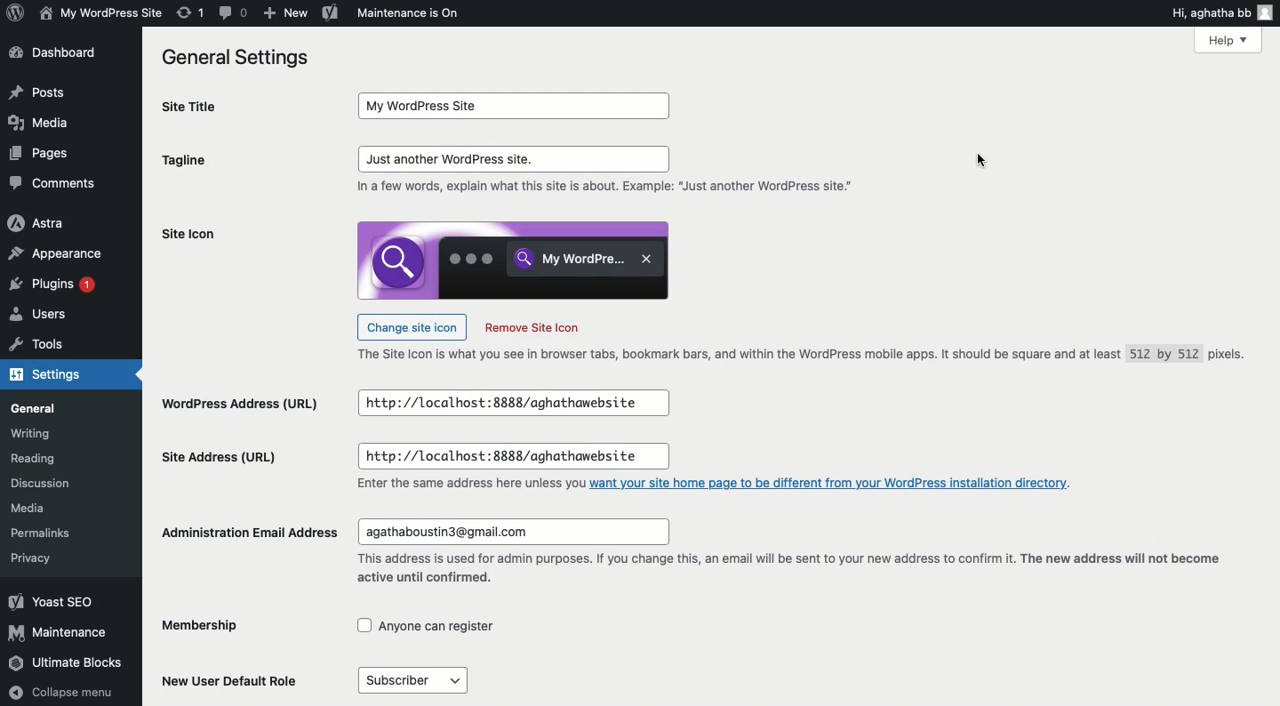 This screenshot has width=1280, height=706. Describe the element at coordinates (427, 626) in the screenshot. I see `checkbox` at that location.